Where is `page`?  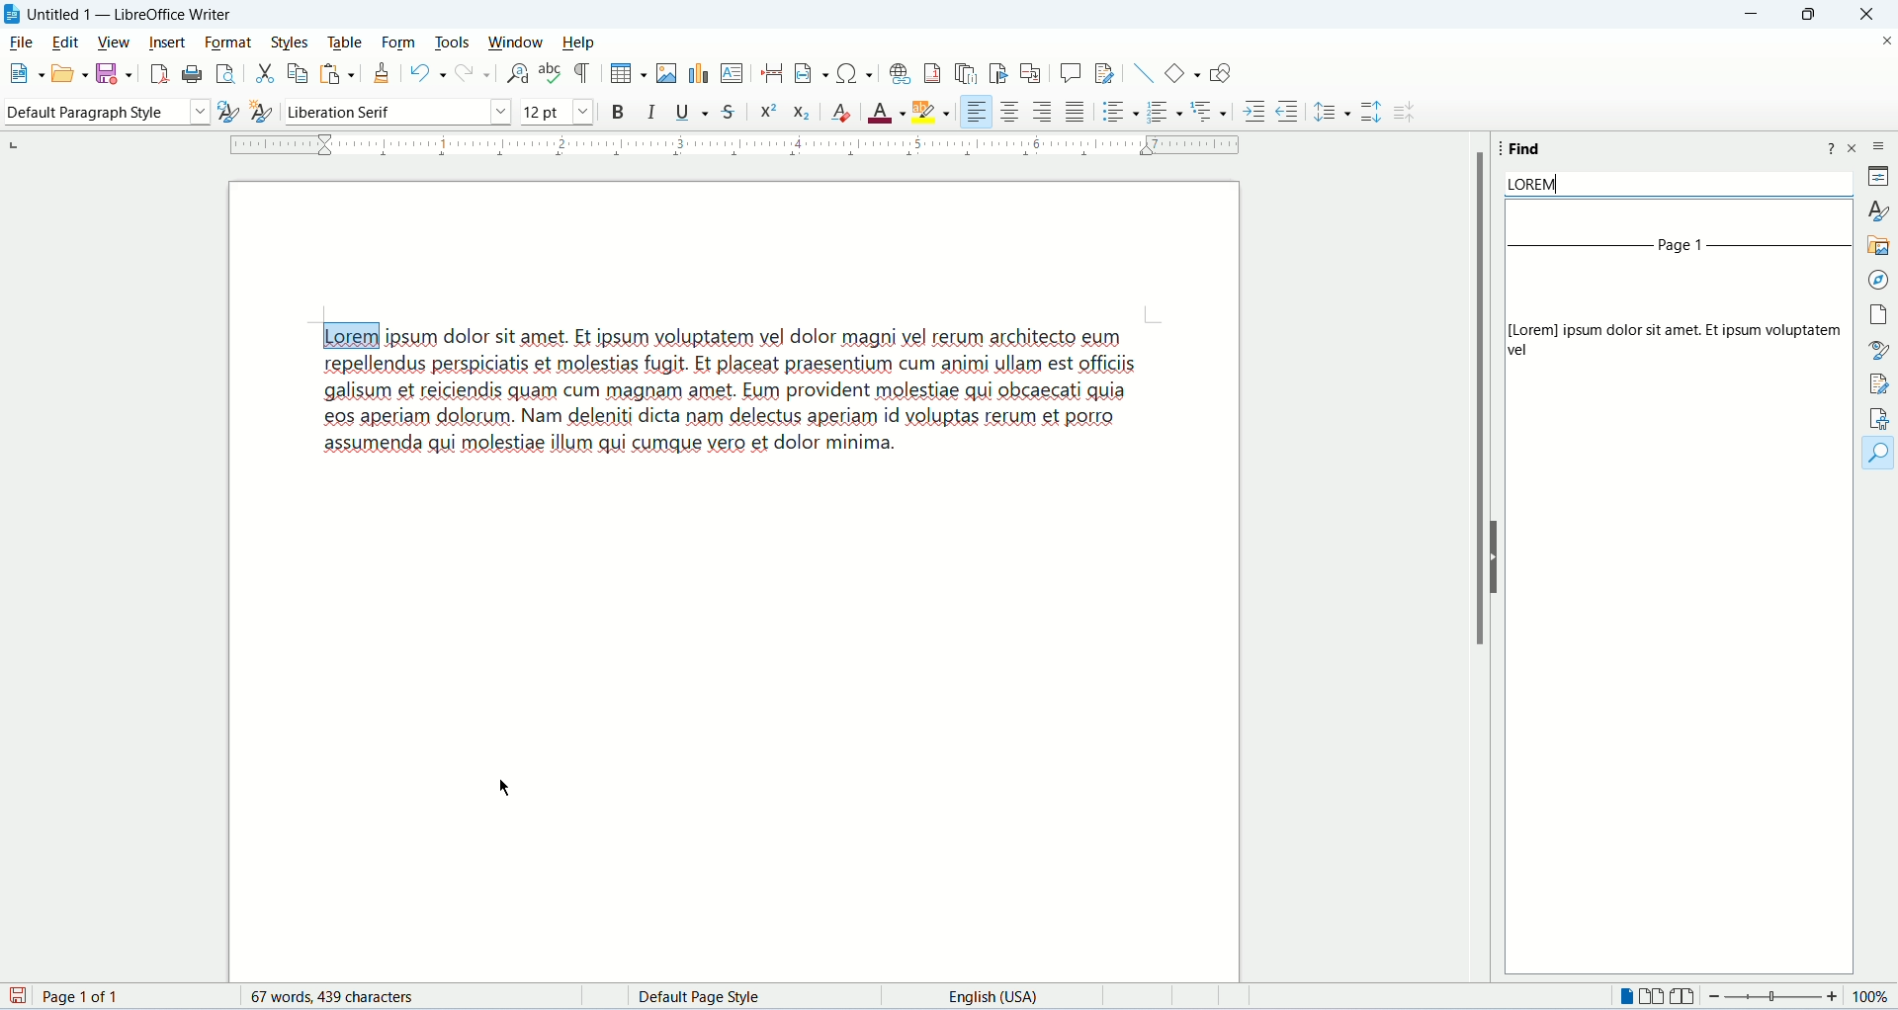
page is located at coordinates (63, 997).